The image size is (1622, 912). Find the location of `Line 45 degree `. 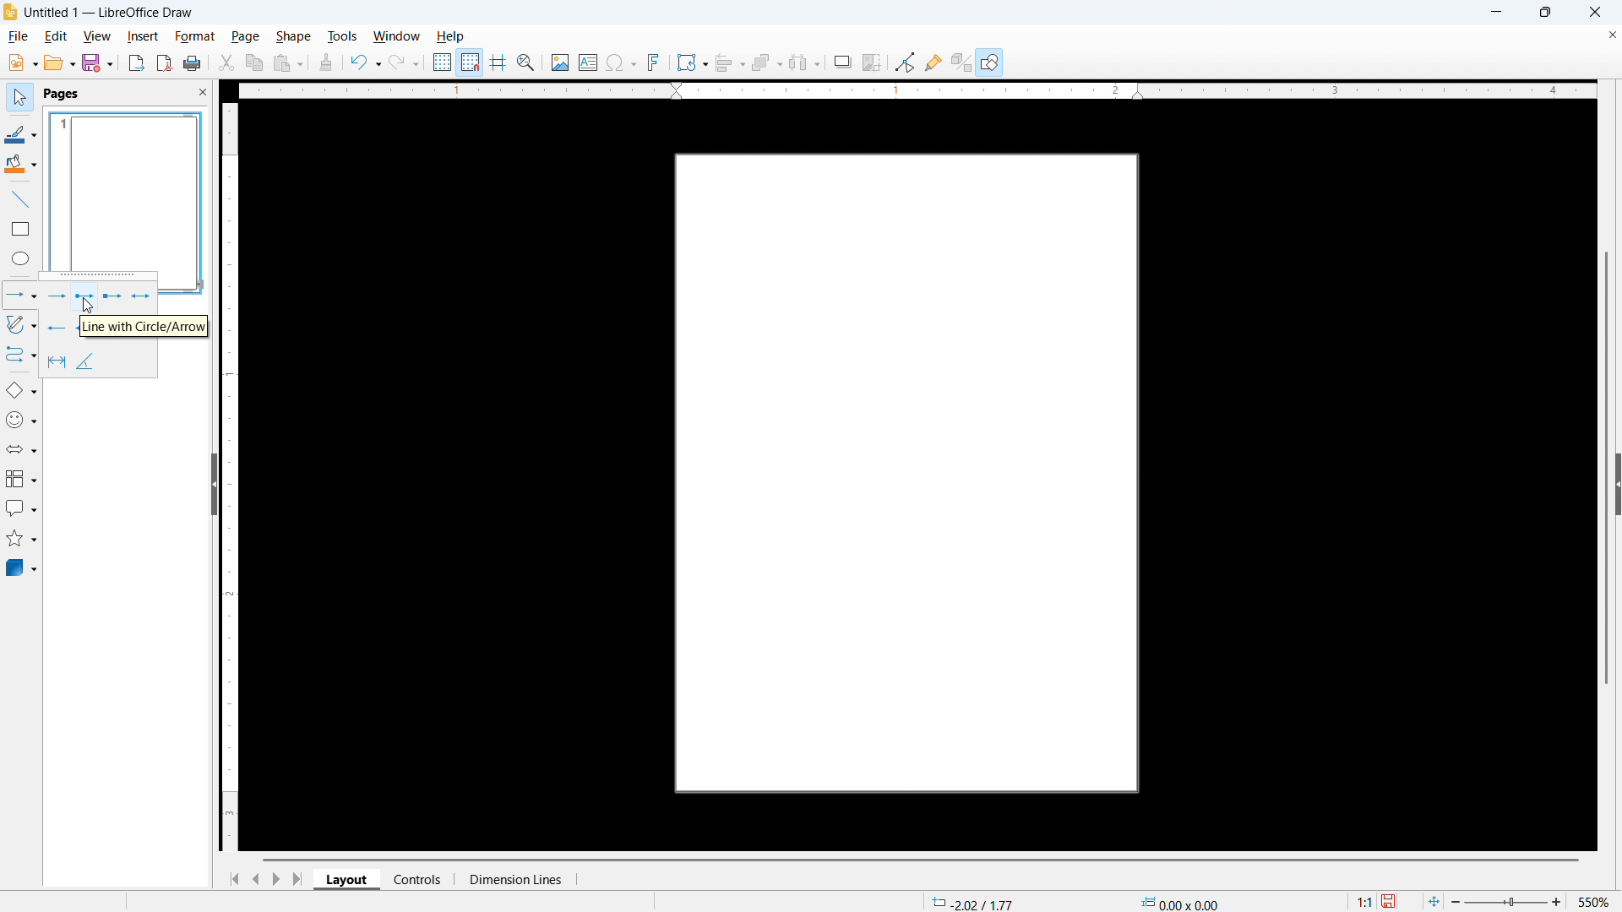

Line 45 degree  is located at coordinates (85, 361).